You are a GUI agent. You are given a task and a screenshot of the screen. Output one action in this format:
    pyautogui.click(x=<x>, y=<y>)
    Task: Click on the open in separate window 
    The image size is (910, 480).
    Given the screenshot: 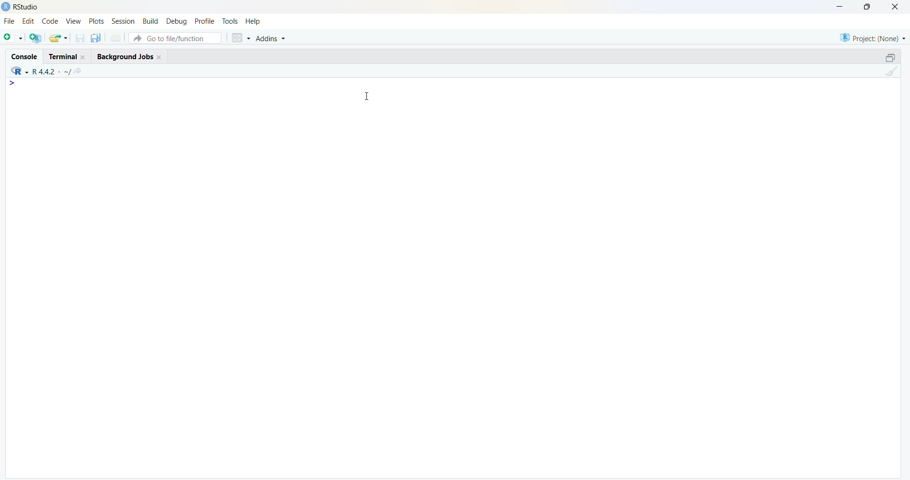 What is the action you would take?
    pyautogui.click(x=891, y=57)
    